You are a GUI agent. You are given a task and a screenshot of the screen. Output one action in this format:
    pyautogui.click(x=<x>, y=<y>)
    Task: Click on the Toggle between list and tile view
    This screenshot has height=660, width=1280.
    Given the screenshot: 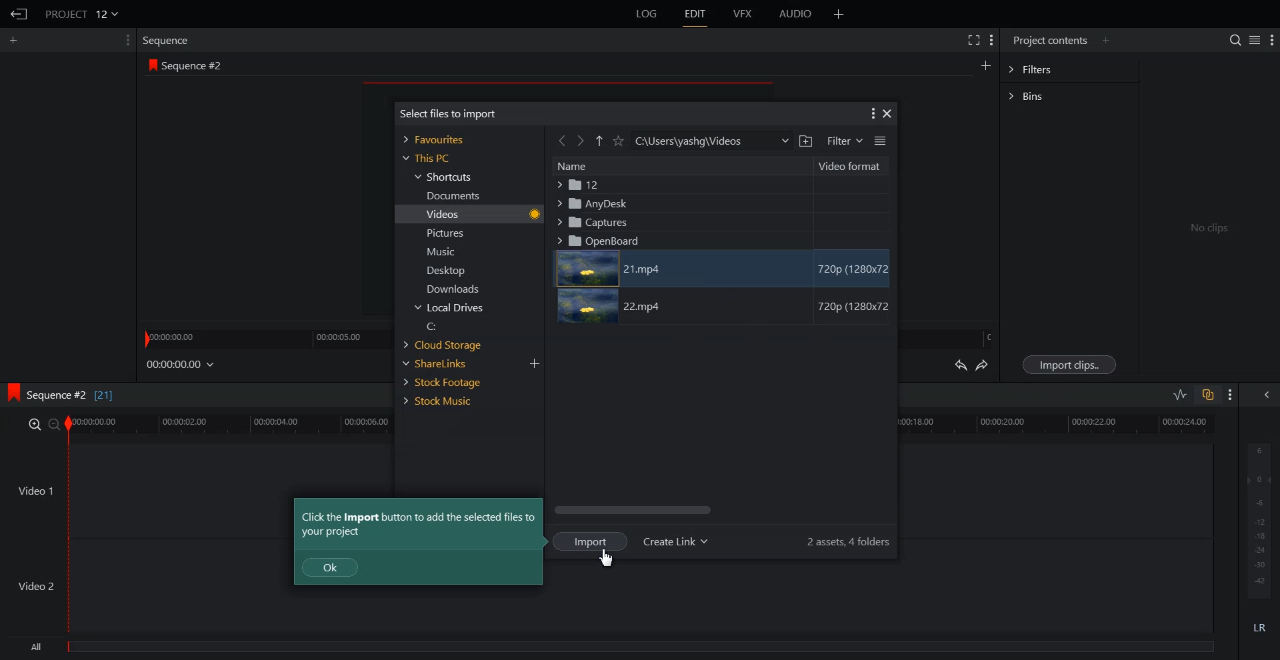 What is the action you would take?
    pyautogui.click(x=880, y=141)
    